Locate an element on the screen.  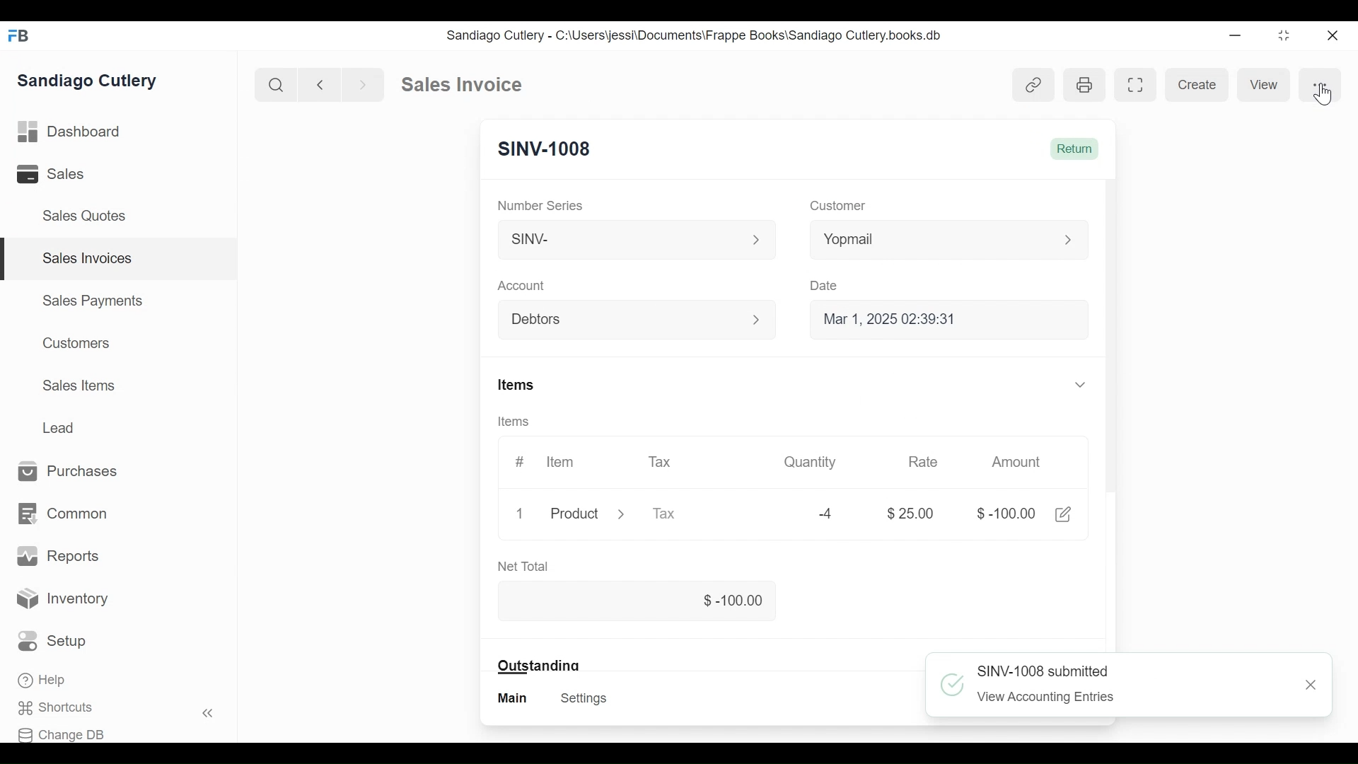
Main is located at coordinates (513, 698).